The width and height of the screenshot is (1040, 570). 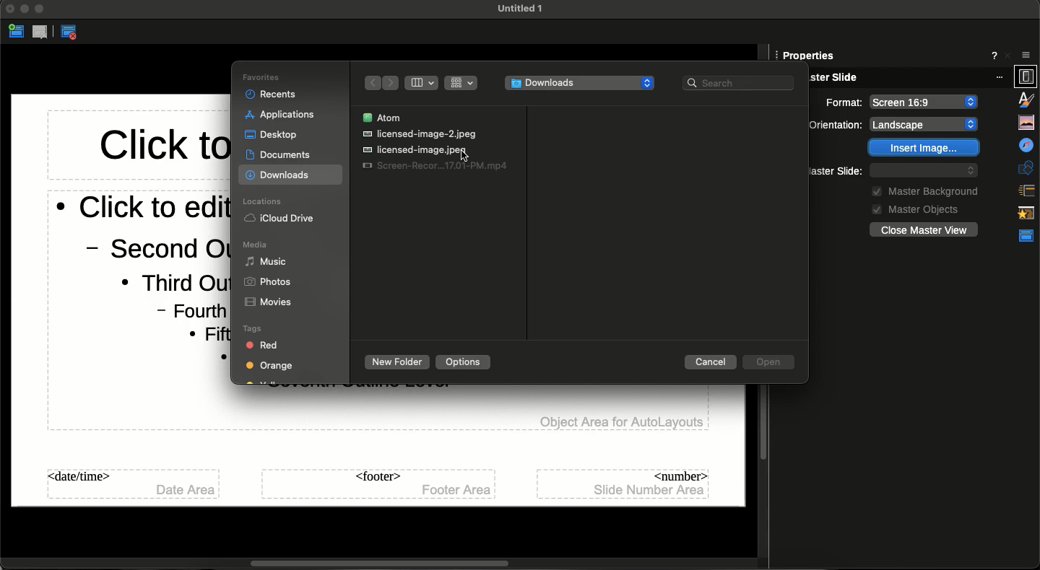 I want to click on Orange, so click(x=269, y=367).